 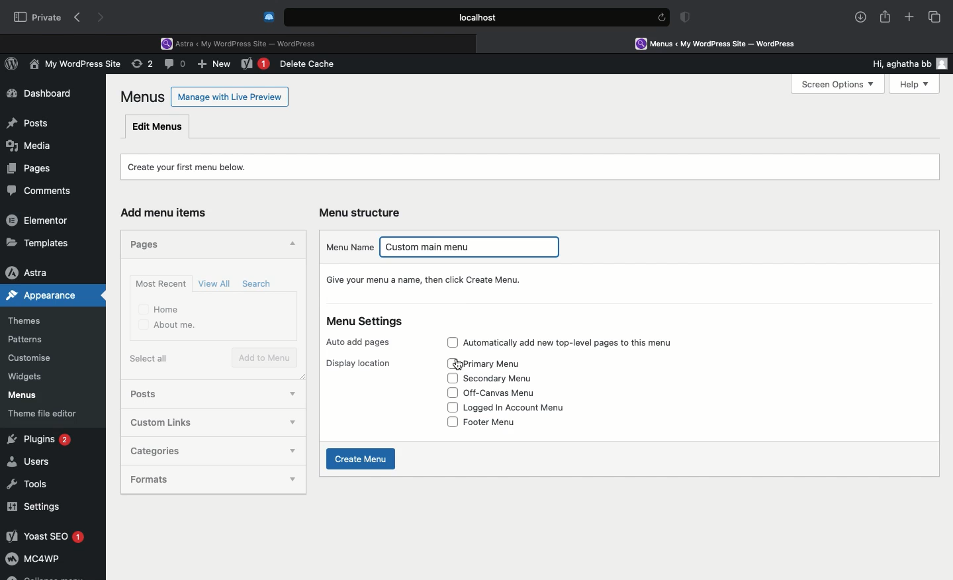 What do you see at coordinates (449, 407) in the screenshot?
I see `Check box` at bounding box center [449, 407].